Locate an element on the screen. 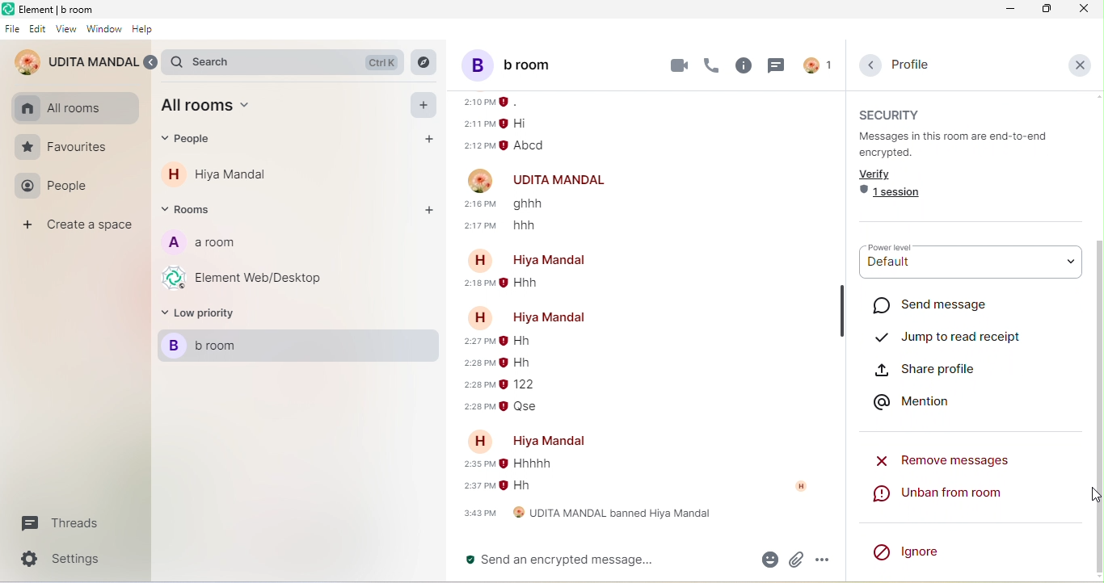 This screenshot has width=1104, height=583. mention is located at coordinates (919, 401).